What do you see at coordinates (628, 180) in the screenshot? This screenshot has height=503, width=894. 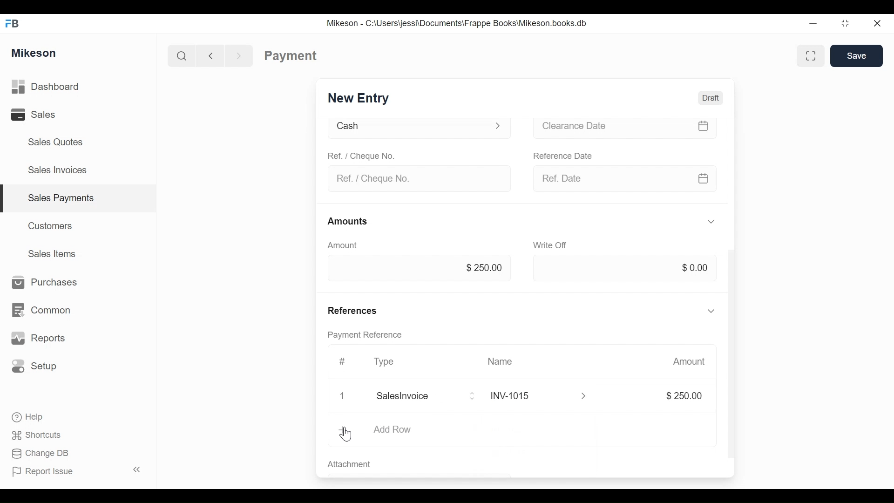 I see `Ref date` at bounding box center [628, 180].